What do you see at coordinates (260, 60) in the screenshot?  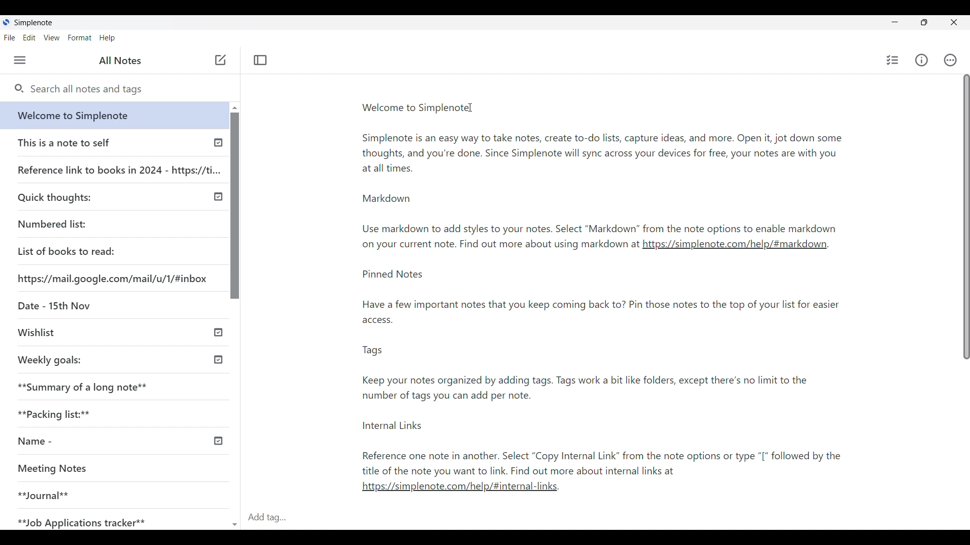 I see `Toggle focus mode` at bounding box center [260, 60].